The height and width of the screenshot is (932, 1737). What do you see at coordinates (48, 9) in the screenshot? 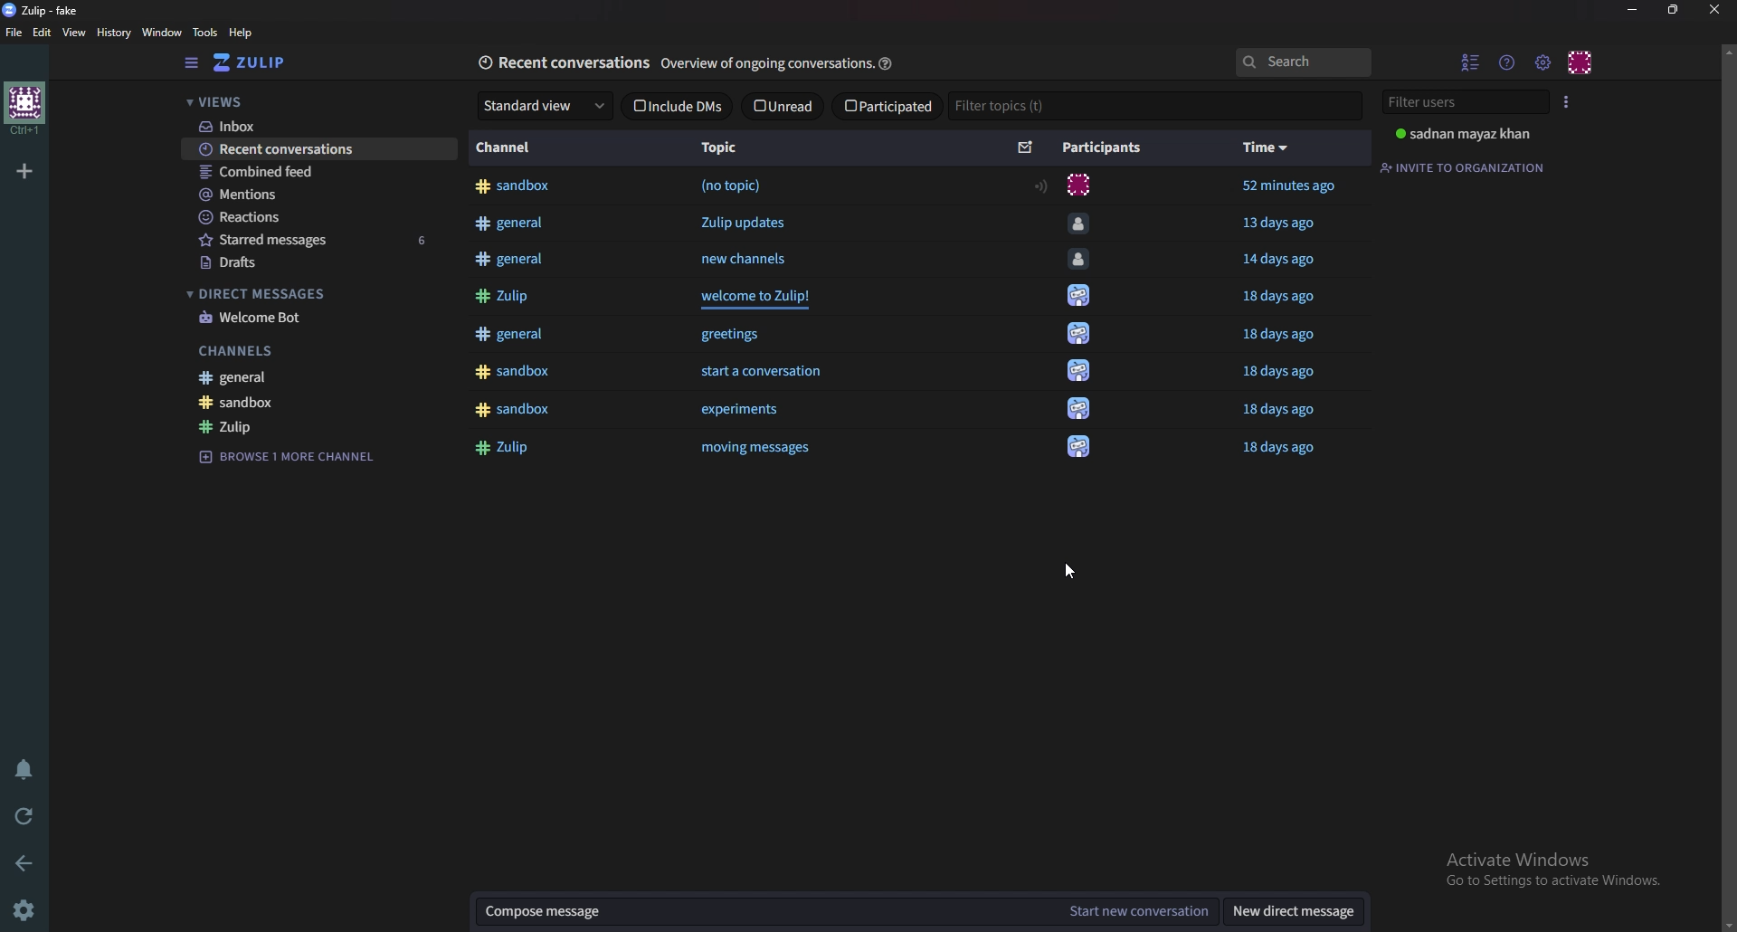
I see `zulip-fake` at bounding box center [48, 9].